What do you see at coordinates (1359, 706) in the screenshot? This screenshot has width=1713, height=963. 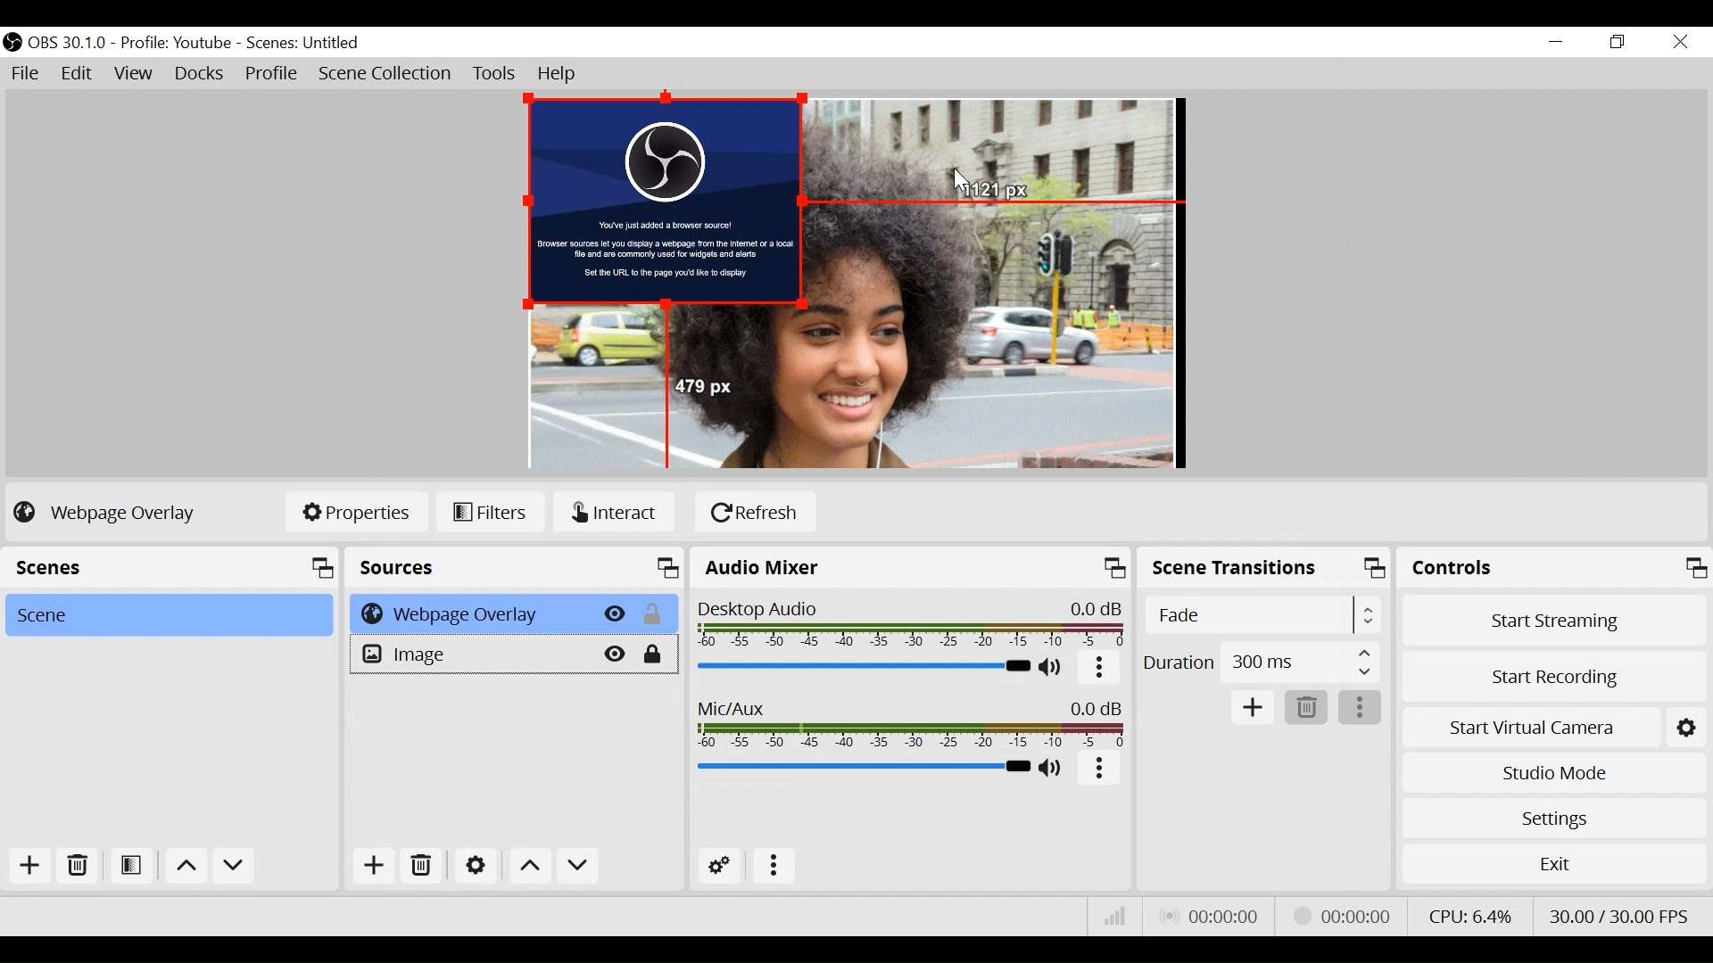 I see `More Options` at bounding box center [1359, 706].